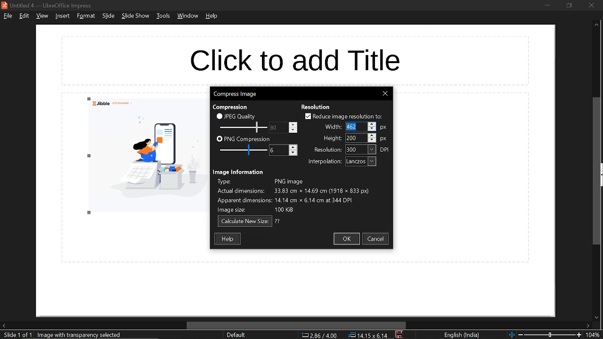 Image resolution: width=603 pixels, height=339 pixels. Describe the element at coordinates (61, 16) in the screenshot. I see `insert` at that location.